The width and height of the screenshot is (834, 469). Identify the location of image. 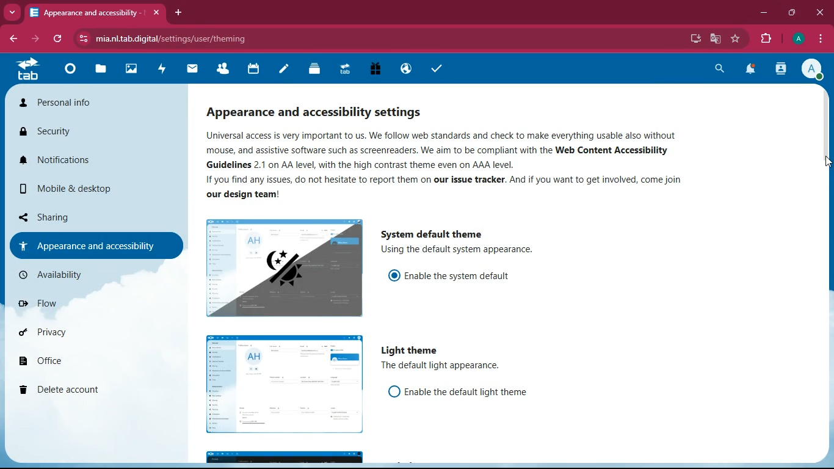
(281, 269).